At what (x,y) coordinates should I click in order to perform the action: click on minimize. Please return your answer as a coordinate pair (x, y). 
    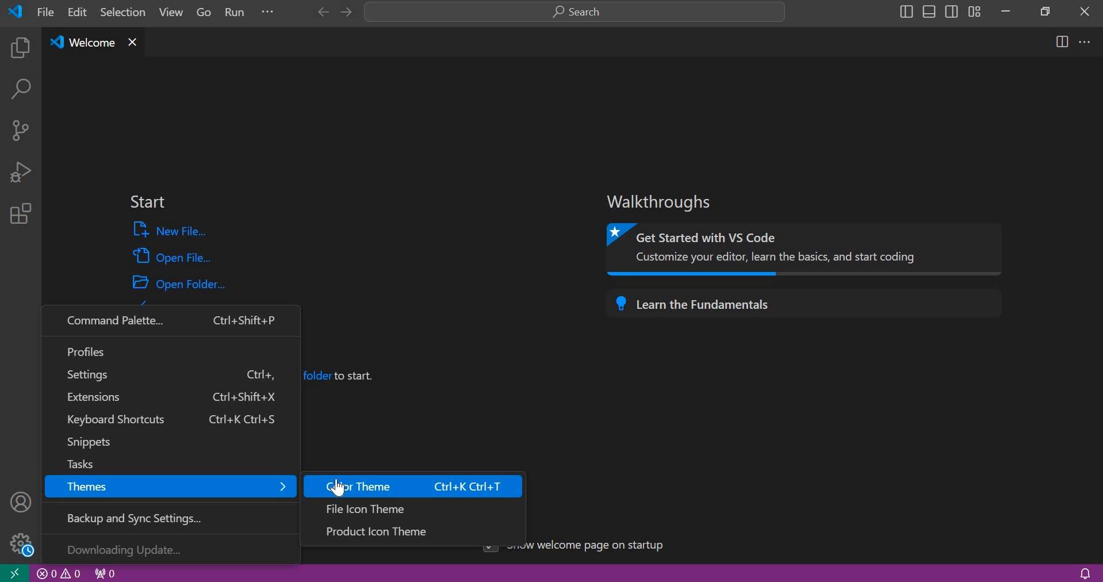
    Looking at the image, I should click on (1005, 11).